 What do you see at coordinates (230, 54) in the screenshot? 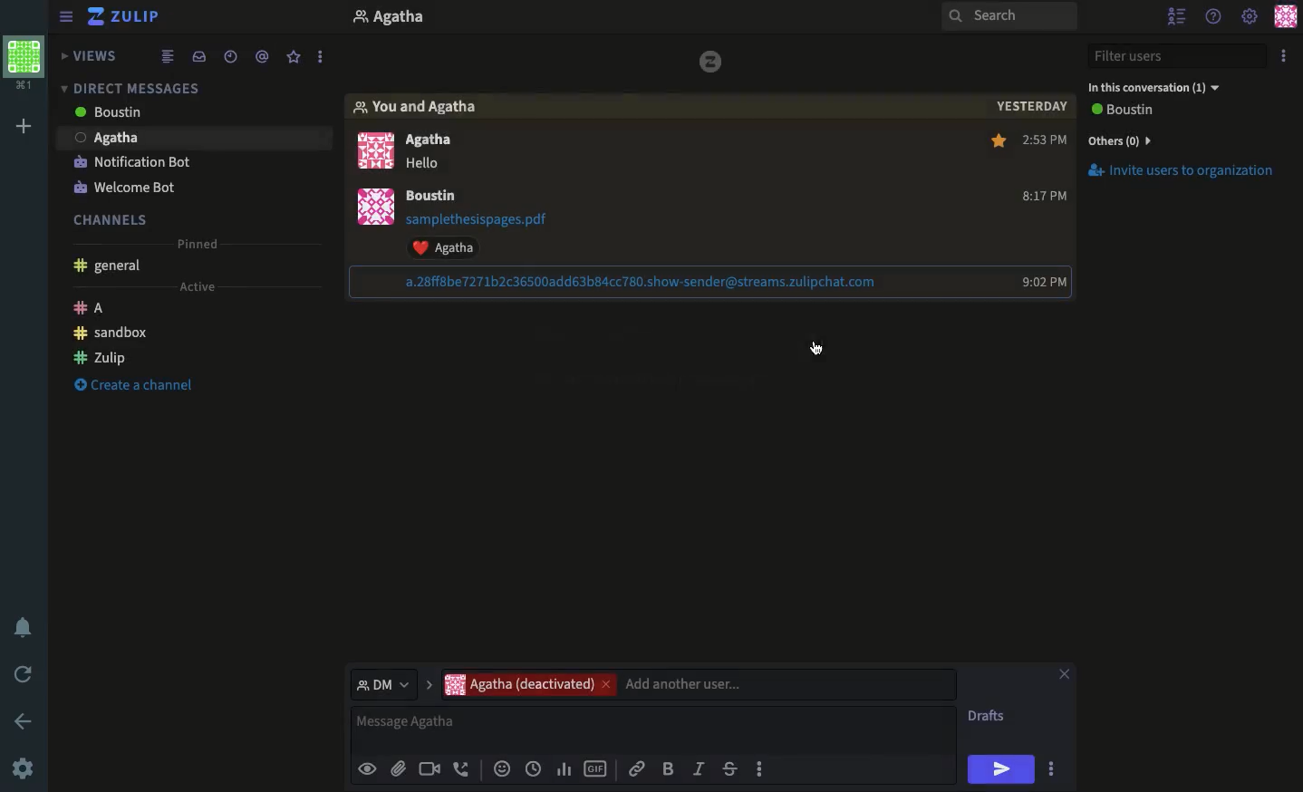
I see `Time` at bounding box center [230, 54].